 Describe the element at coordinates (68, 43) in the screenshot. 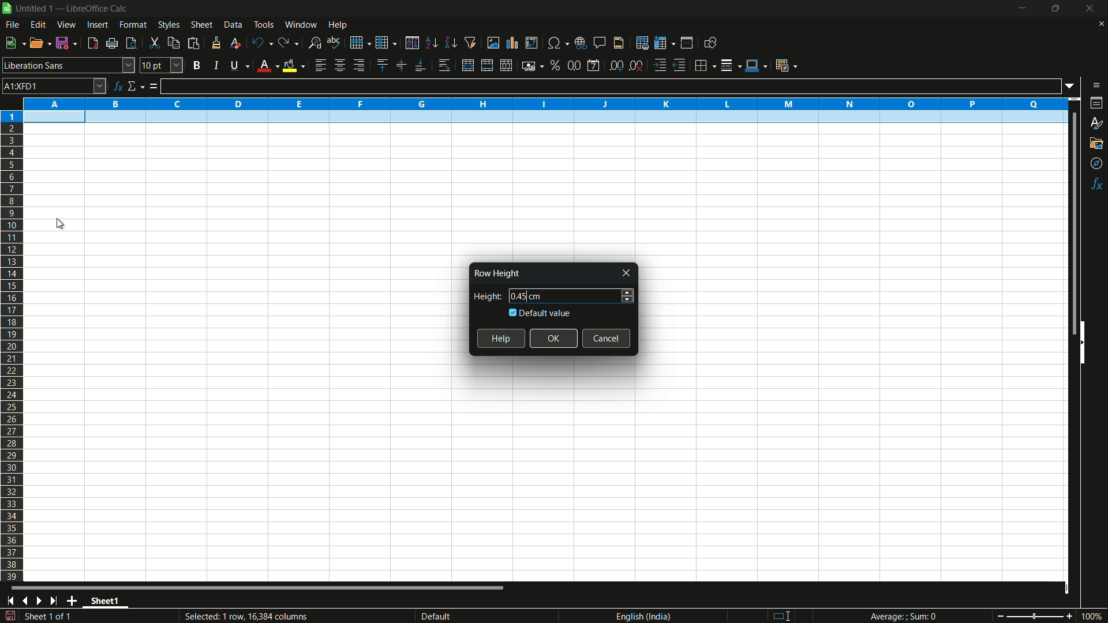

I see `save` at that location.